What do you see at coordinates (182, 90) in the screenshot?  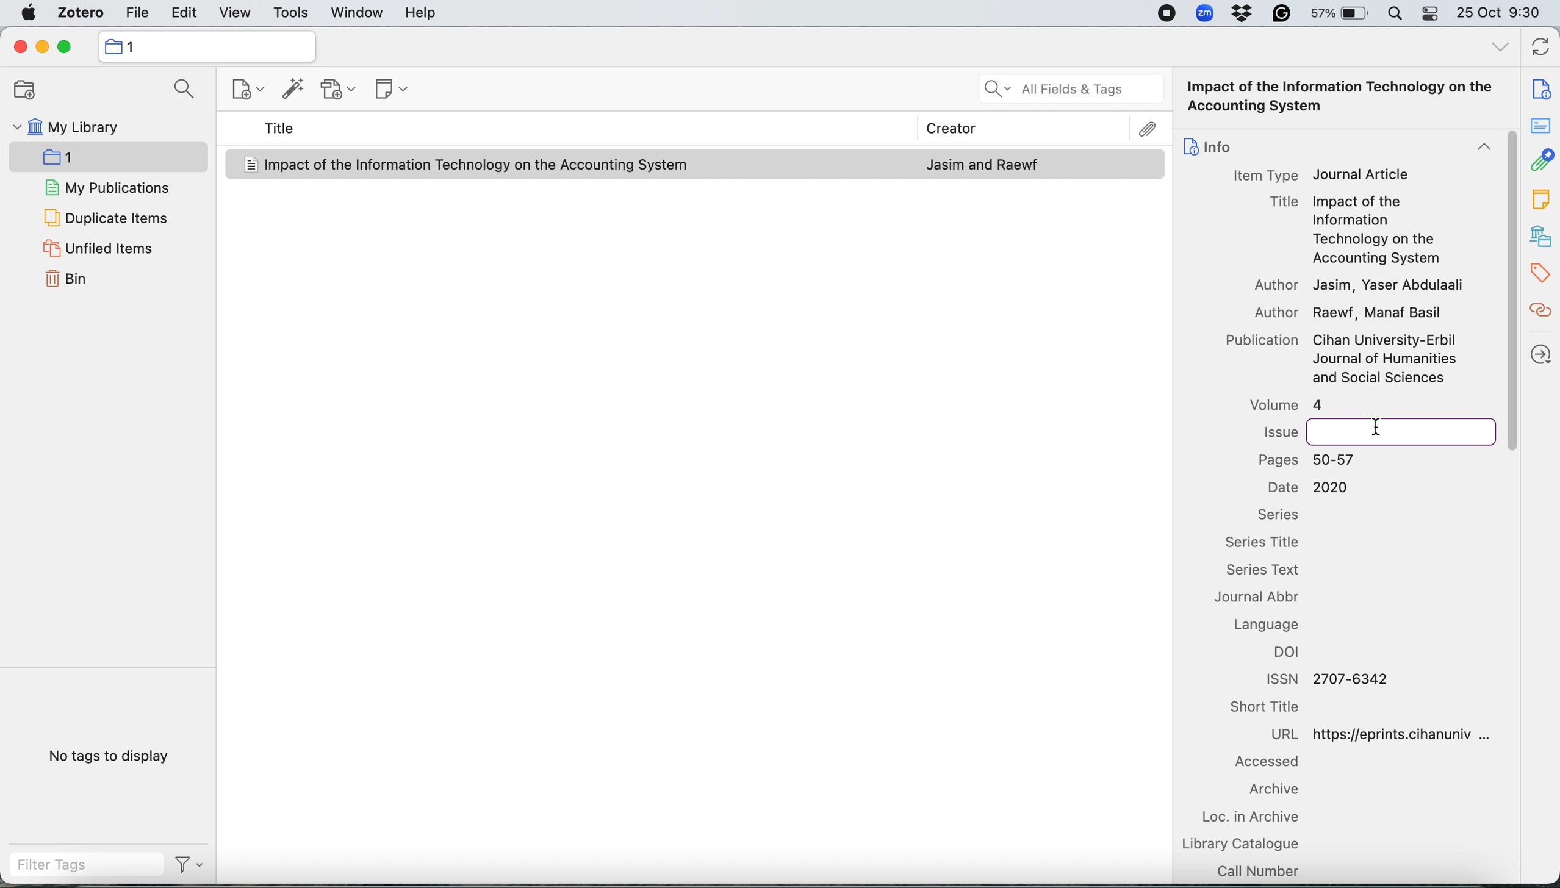 I see `searcg` at bounding box center [182, 90].